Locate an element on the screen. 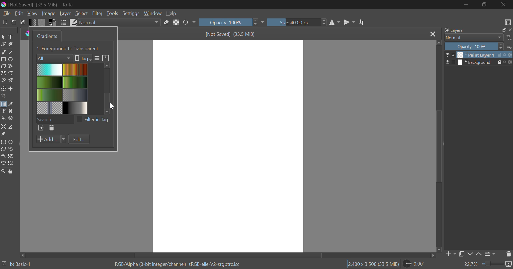  Window is located at coordinates (152, 13).